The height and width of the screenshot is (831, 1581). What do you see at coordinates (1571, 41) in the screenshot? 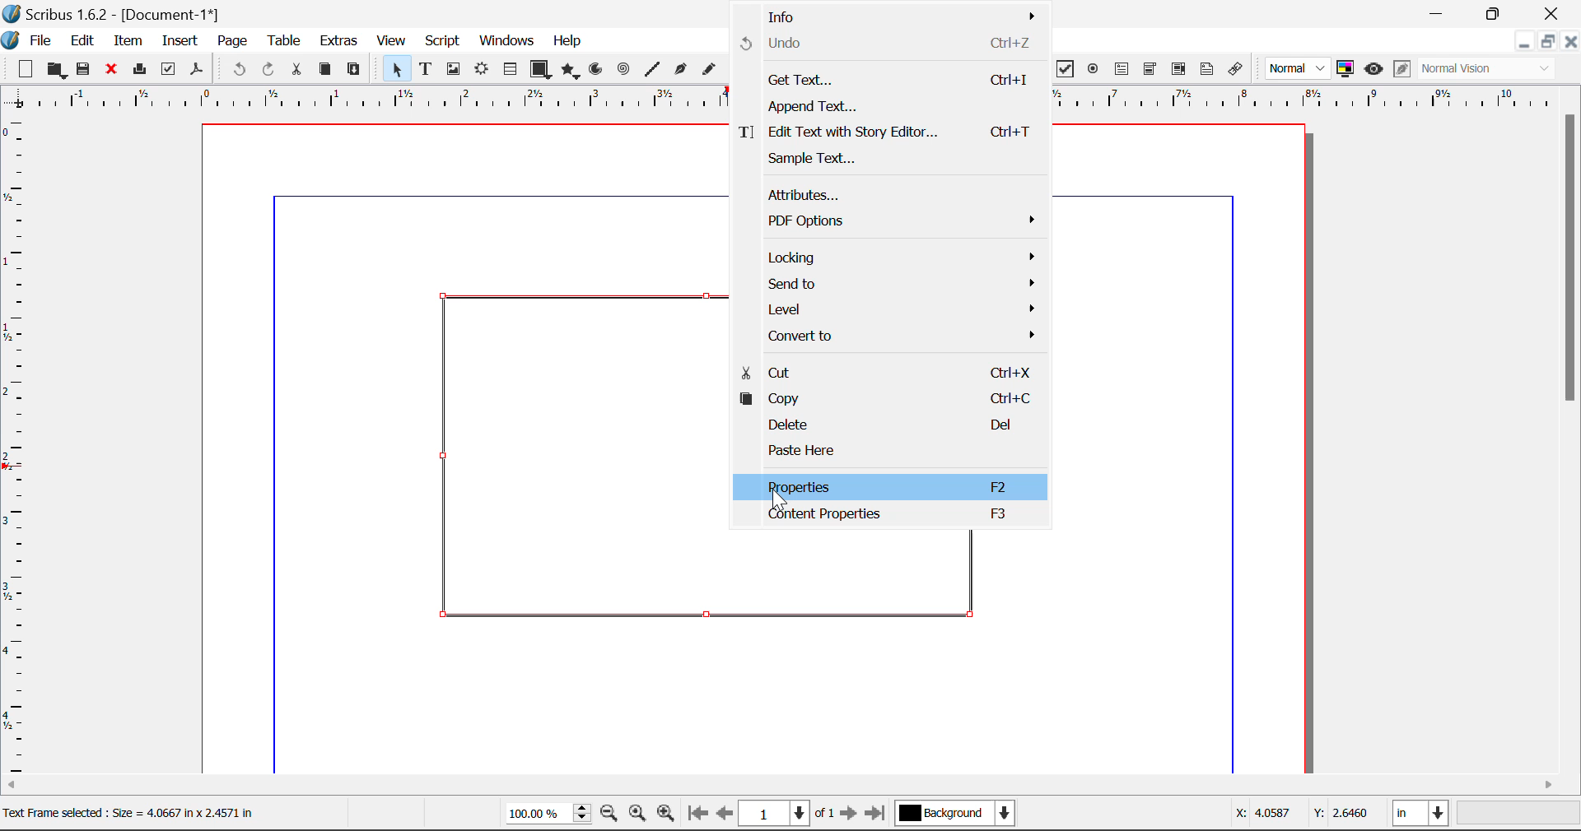
I see `Close` at bounding box center [1571, 41].